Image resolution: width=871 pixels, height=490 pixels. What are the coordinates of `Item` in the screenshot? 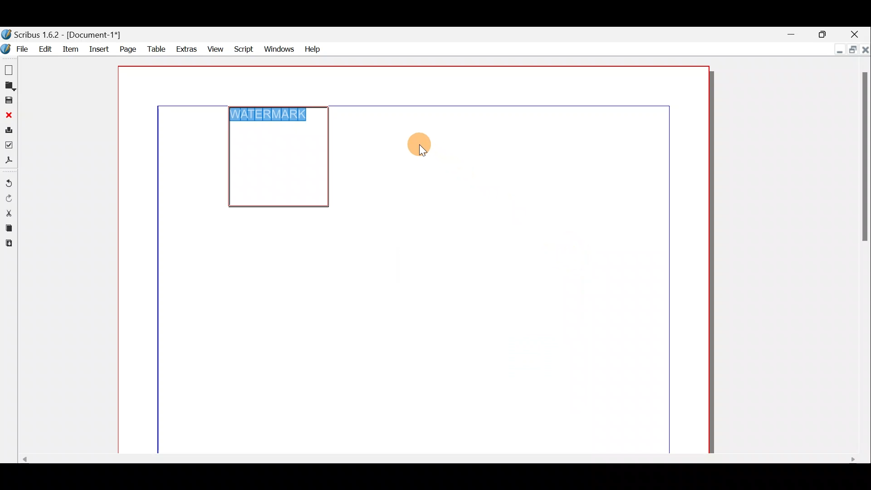 It's located at (73, 49).